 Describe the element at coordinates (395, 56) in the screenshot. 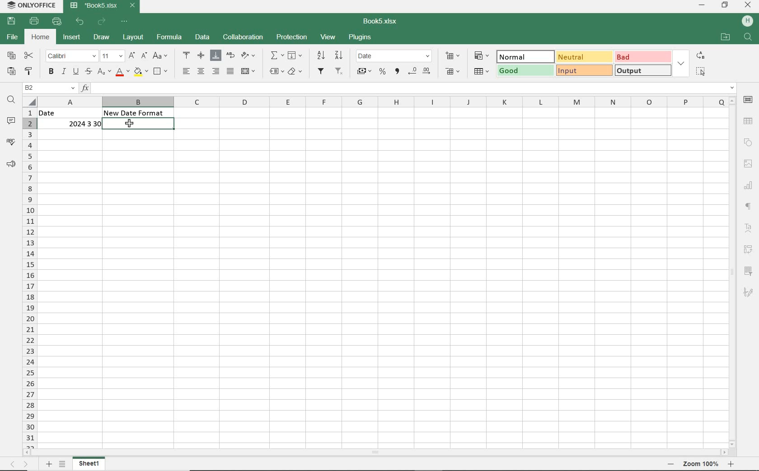

I see `NUMBER FORMAT` at that location.